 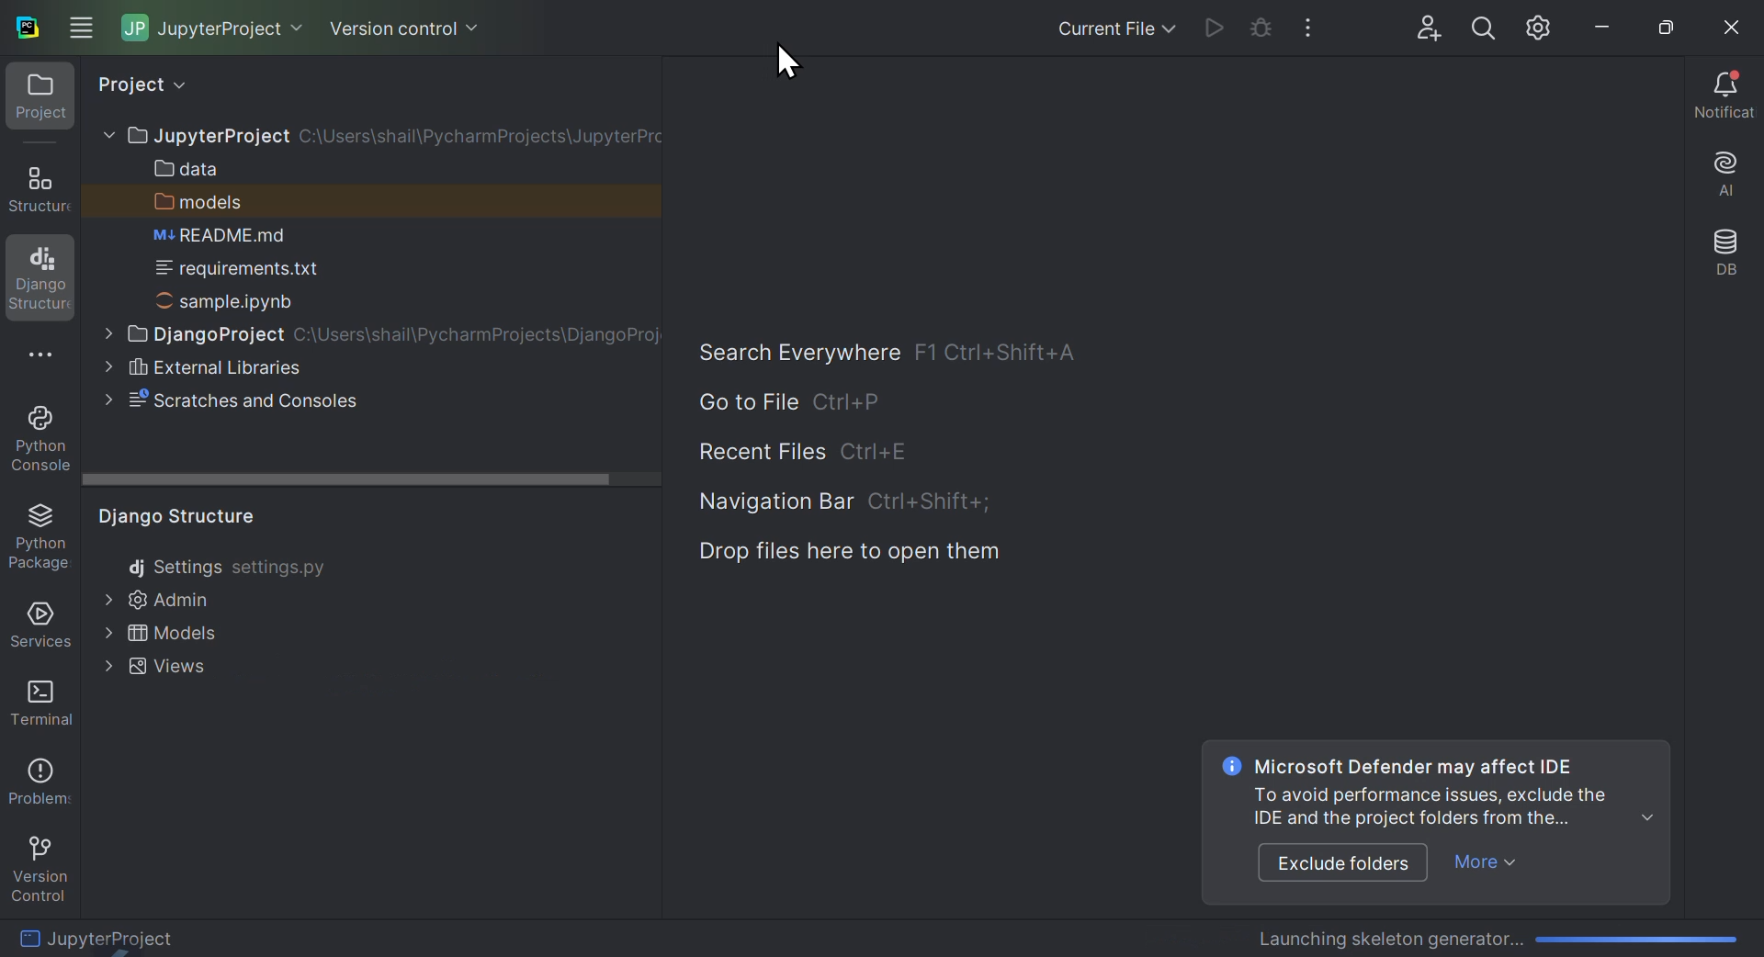 I want to click on Jupiter project path, so click(x=378, y=133).